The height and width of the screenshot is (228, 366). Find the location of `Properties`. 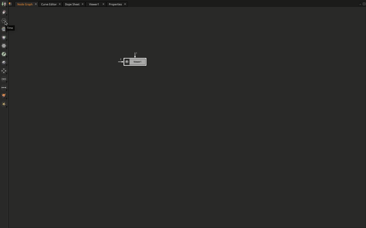

Properties is located at coordinates (116, 5).